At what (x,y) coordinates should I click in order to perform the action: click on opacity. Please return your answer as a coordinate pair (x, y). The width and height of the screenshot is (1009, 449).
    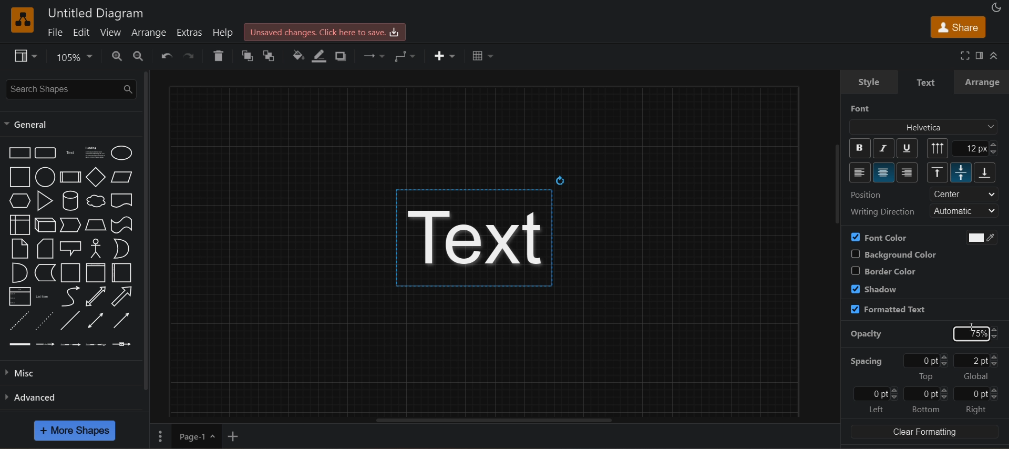
    Looking at the image, I should click on (867, 334).